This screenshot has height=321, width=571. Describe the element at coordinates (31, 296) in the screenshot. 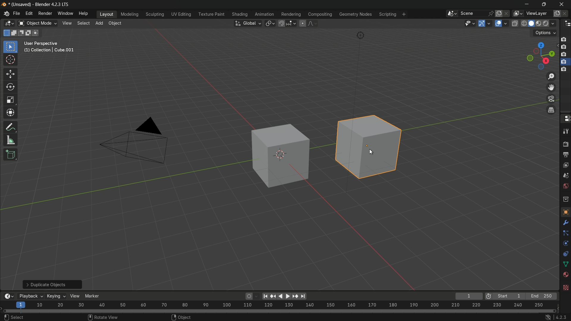

I see `playback` at that location.